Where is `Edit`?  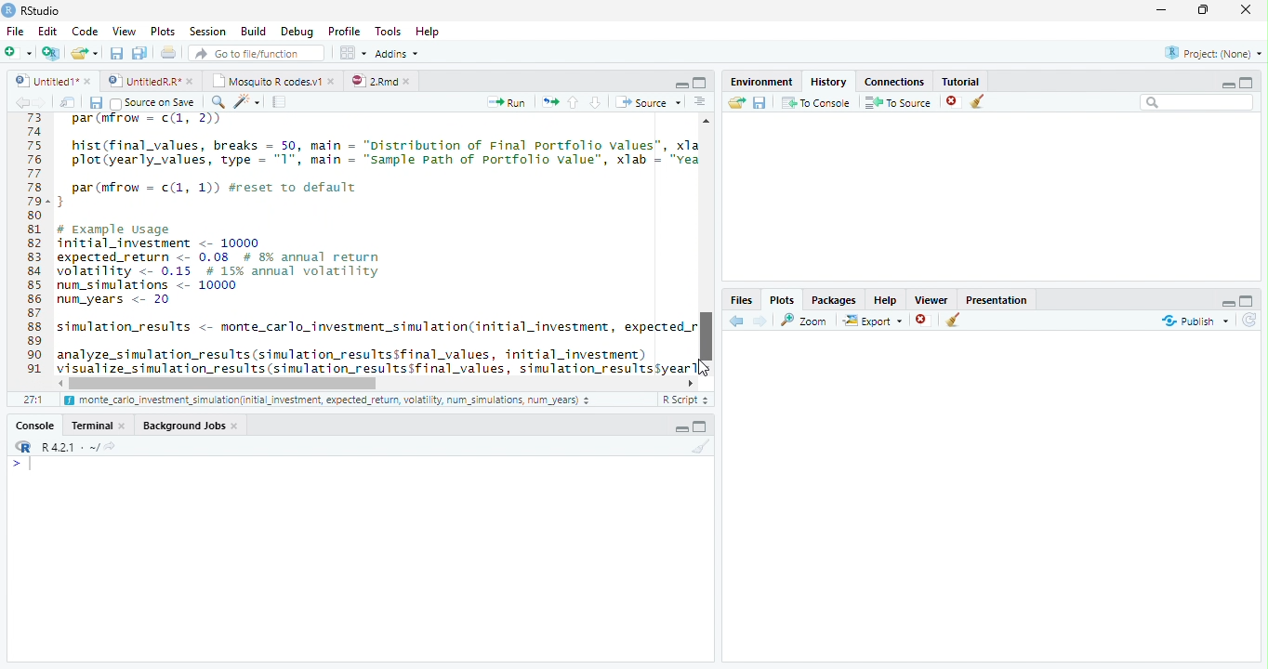
Edit is located at coordinates (46, 30).